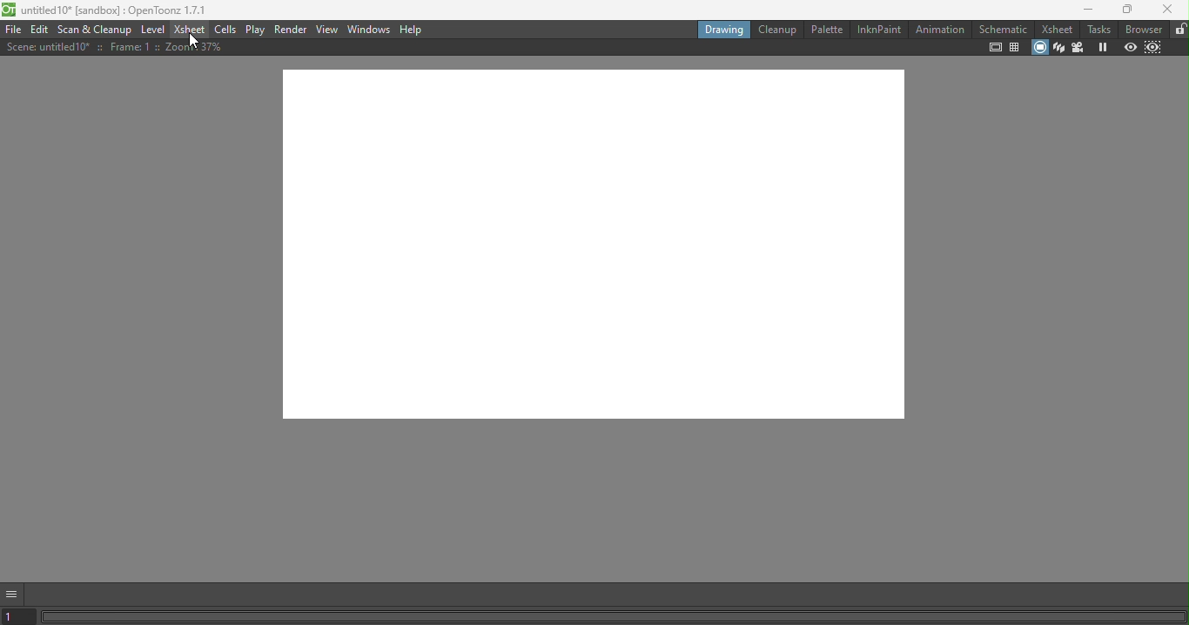  I want to click on cursor, so click(191, 39).